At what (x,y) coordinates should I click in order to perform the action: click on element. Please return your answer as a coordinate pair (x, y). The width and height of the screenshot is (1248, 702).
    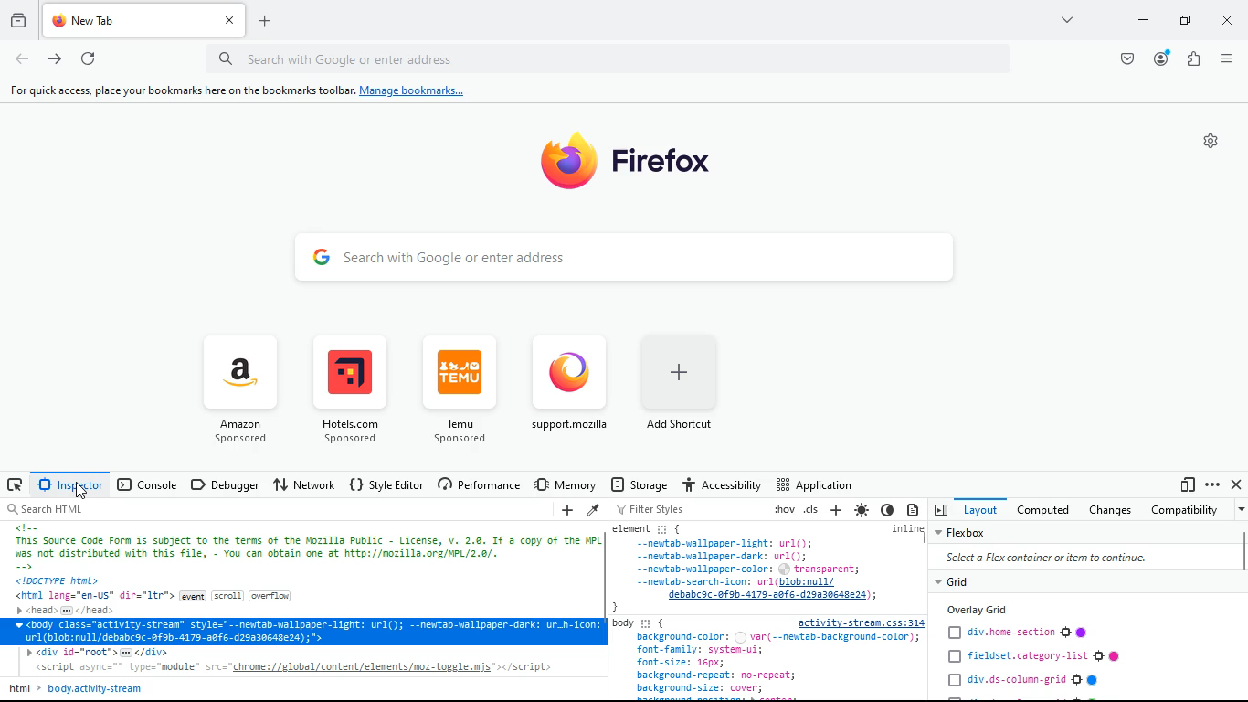
    Looking at the image, I should click on (629, 528).